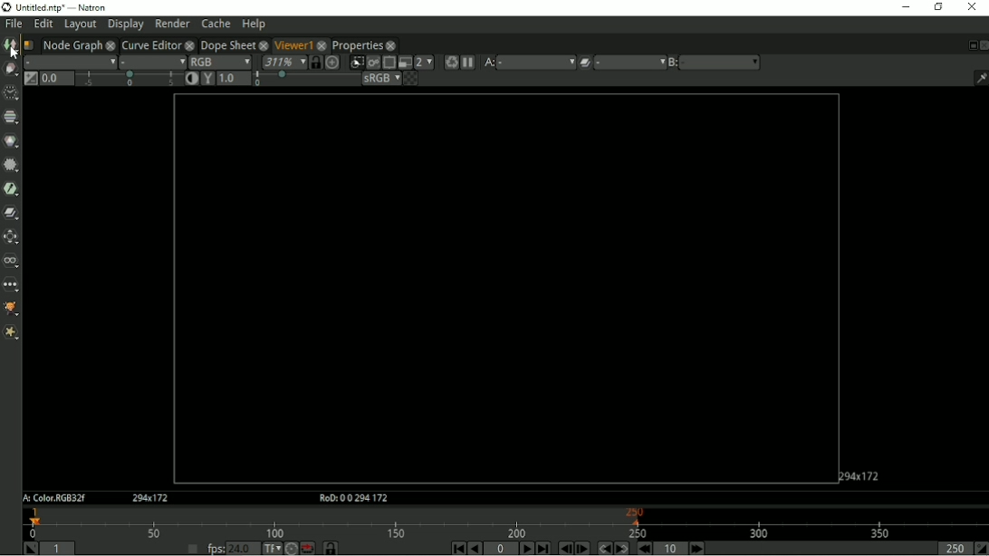  Describe the element at coordinates (235, 78) in the screenshot. I see `Viewer gamma correction` at that location.